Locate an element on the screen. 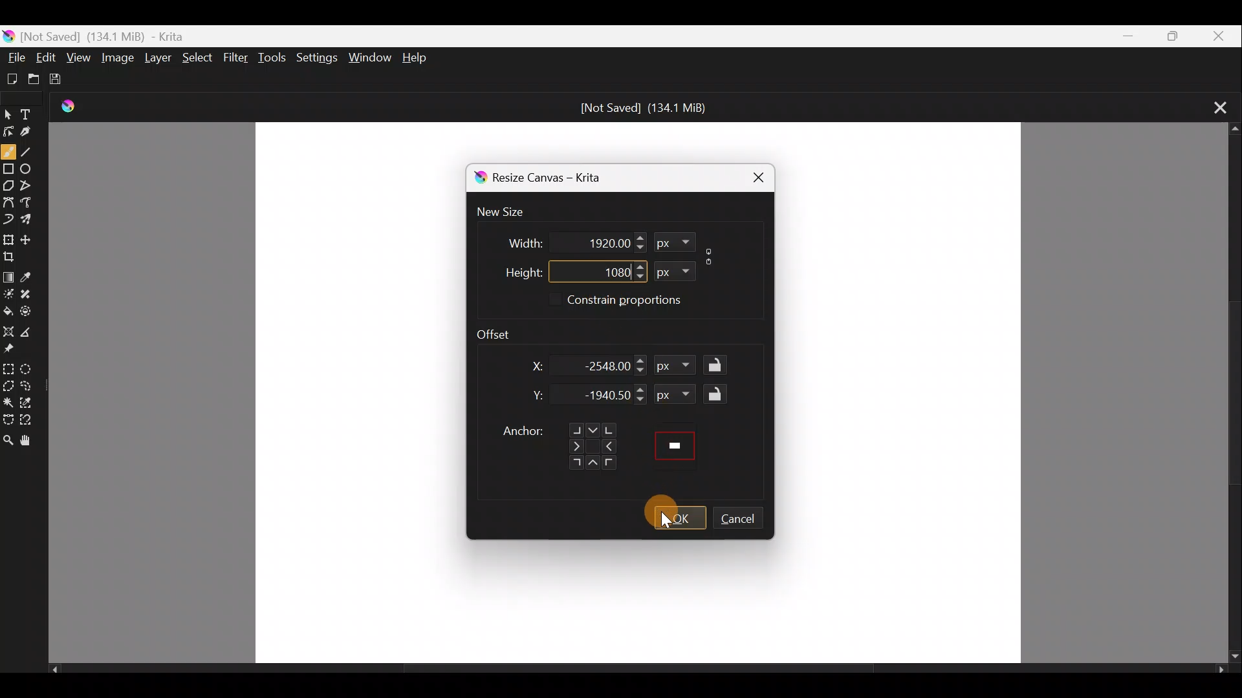  Colourise mask tool is located at coordinates (10, 291).